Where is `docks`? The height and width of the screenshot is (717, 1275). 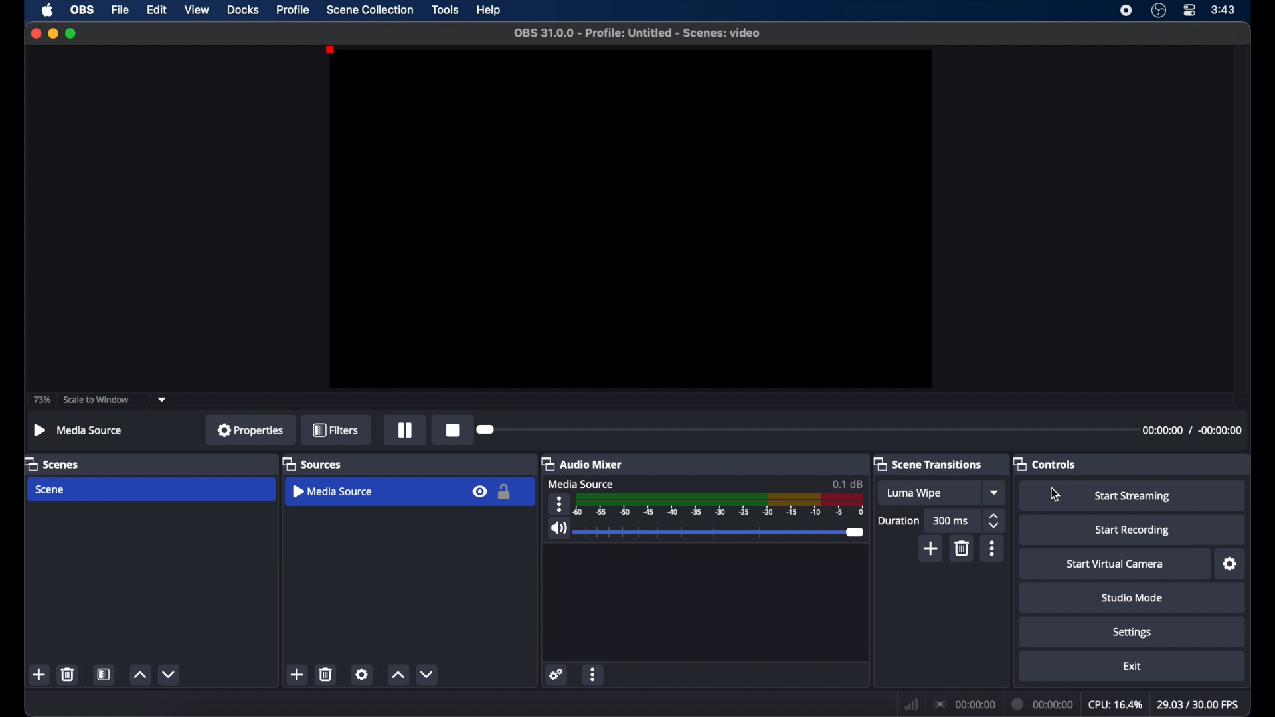
docks is located at coordinates (244, 10).